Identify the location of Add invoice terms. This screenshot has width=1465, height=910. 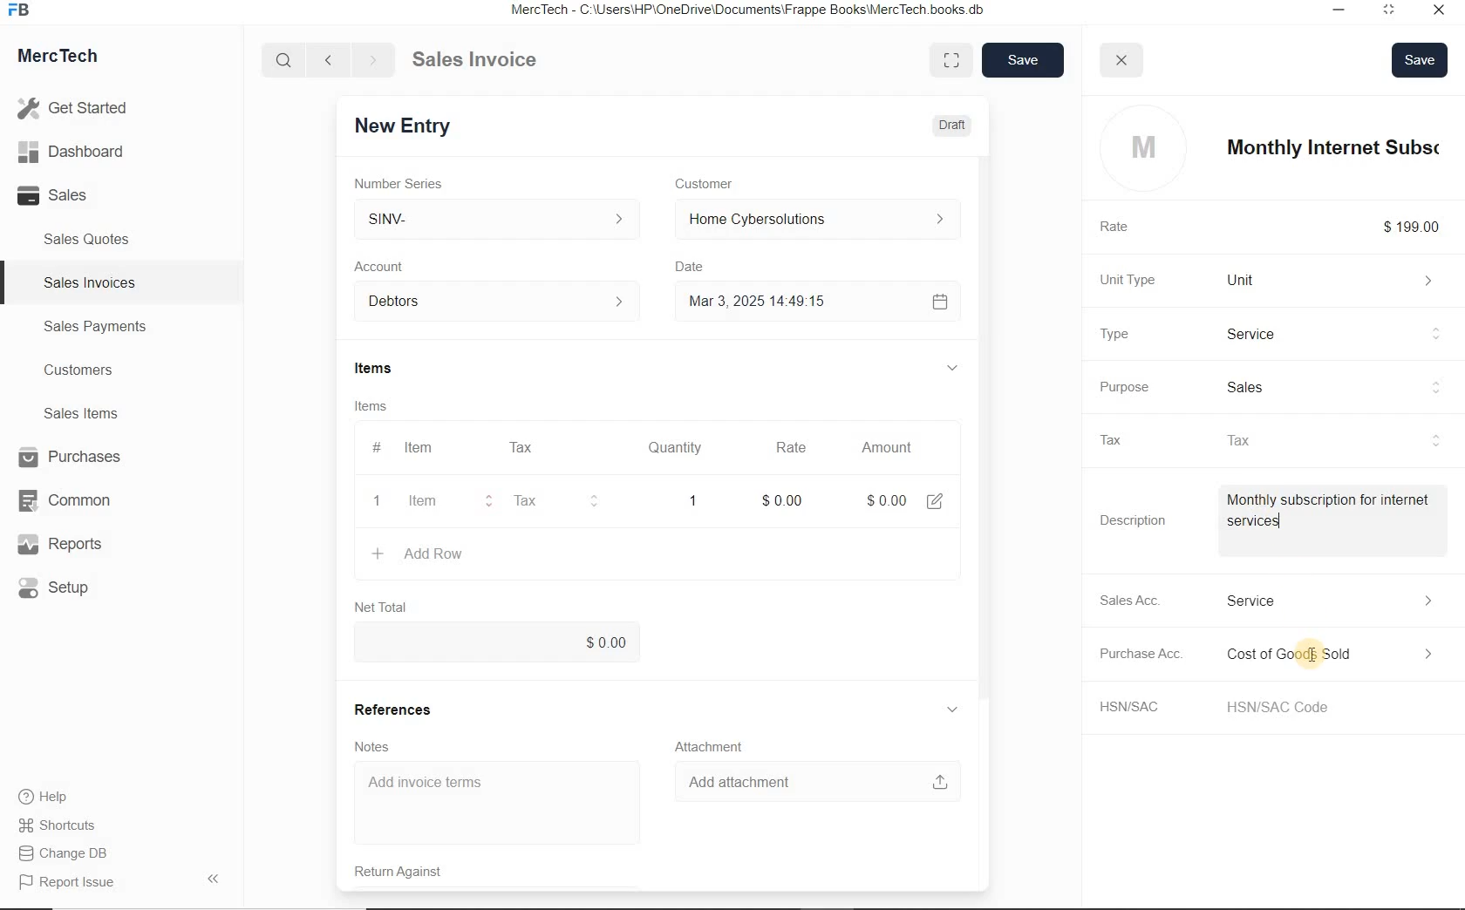
(497, 803).